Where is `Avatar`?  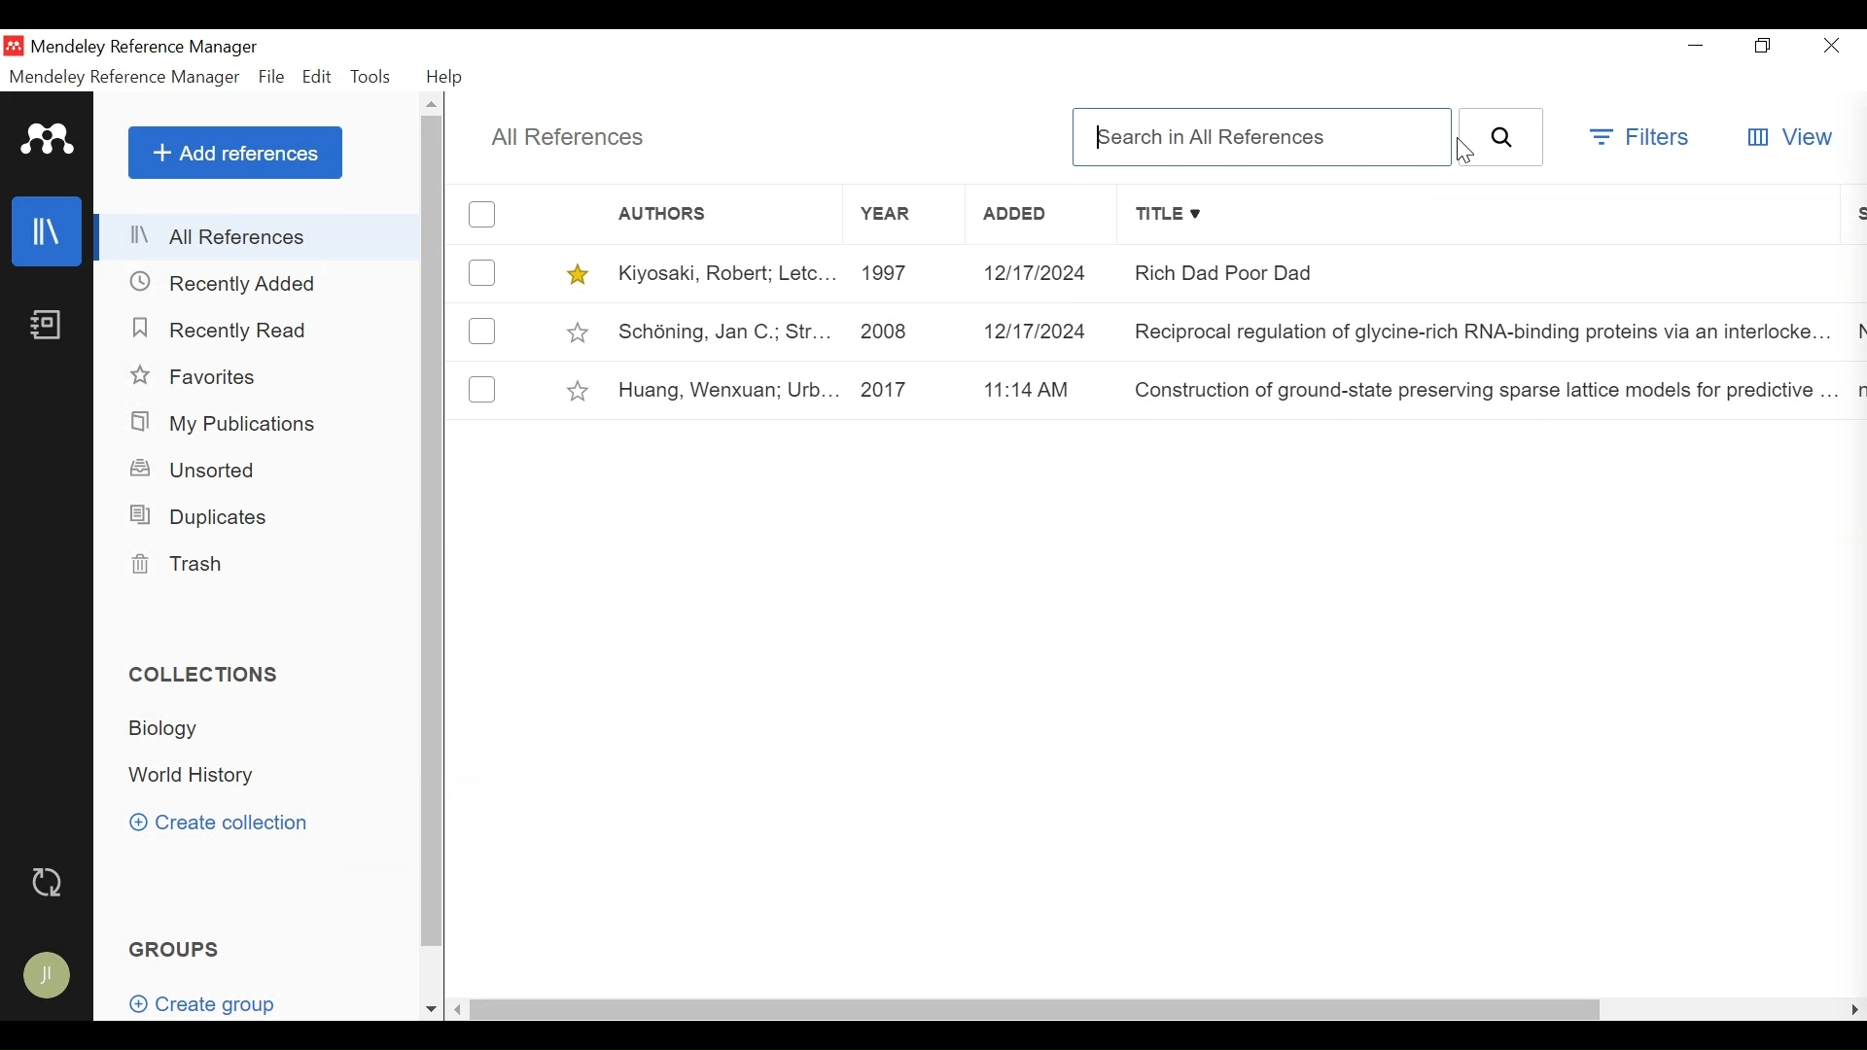
Avatar is located at coordinates (52, 977).